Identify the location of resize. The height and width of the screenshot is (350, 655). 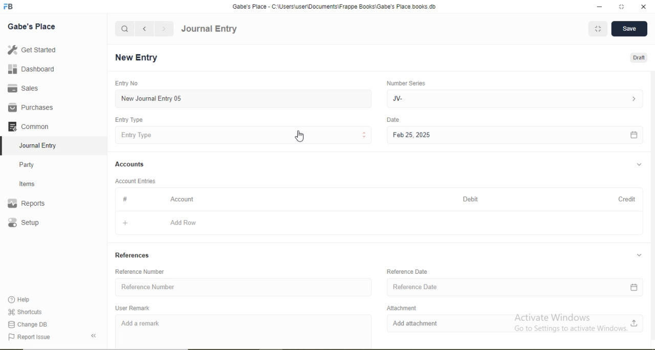
(620, 7).